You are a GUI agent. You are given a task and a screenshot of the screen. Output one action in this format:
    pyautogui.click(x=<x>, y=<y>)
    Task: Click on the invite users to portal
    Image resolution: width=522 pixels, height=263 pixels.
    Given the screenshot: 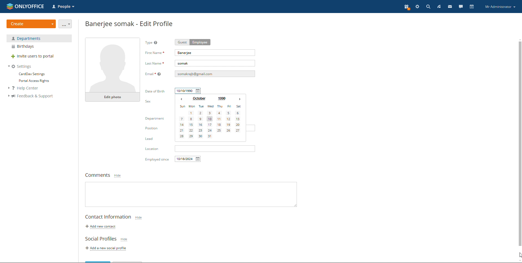 What is the action you would take?
    pyautogui.click(x=39, y=57)
    